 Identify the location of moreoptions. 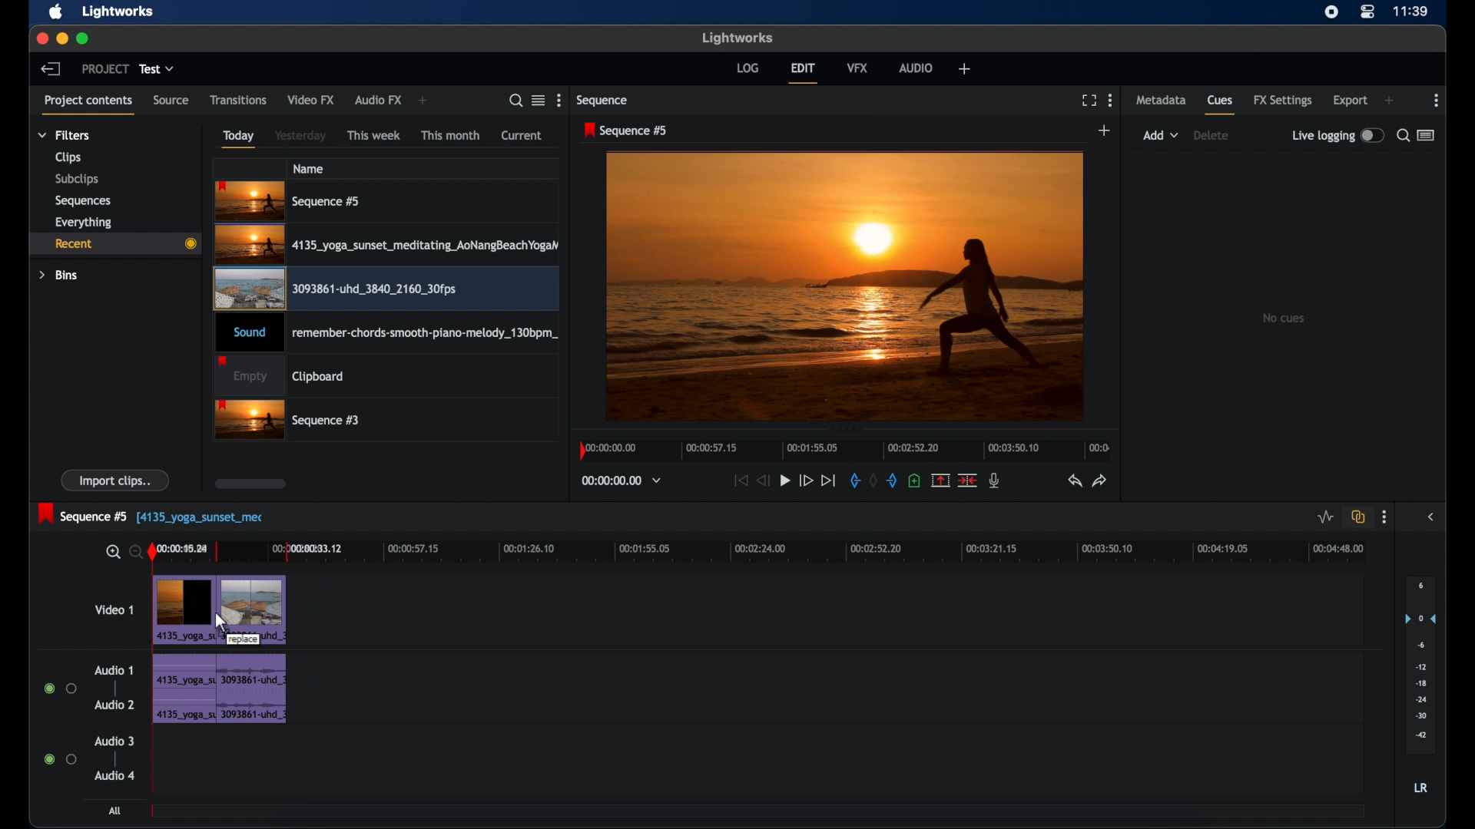
(1437, 101).